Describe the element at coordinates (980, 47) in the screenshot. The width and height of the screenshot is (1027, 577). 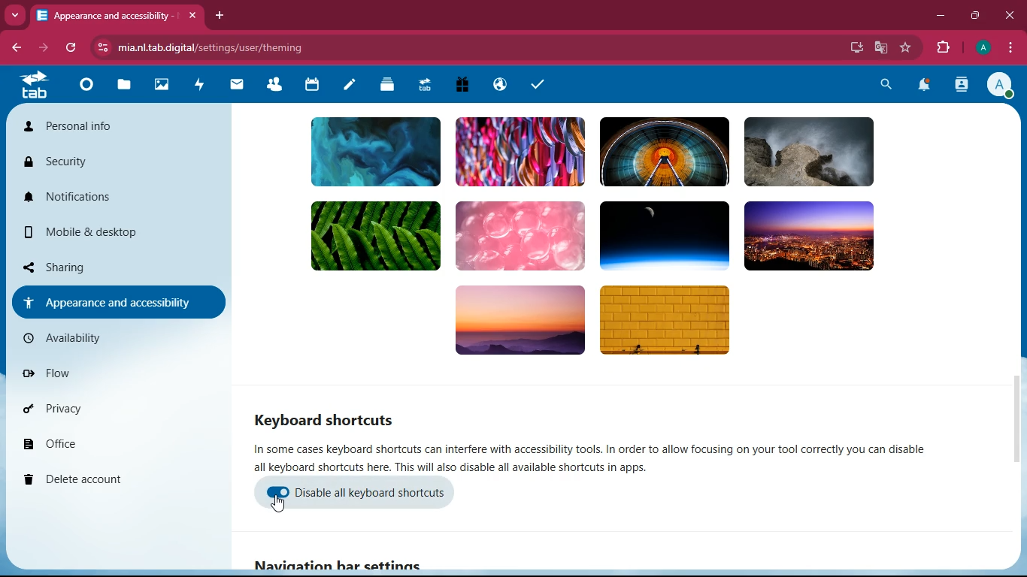
I see `profile` at that location.